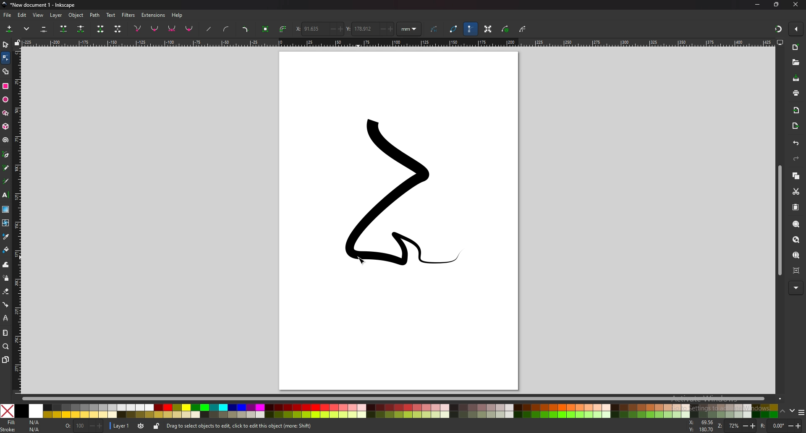 The height and width of the screenshot is (433, 806). What do you see at coordinates (110, 15) in the screenshot?
I see `text` at bounding box center [110, 15].